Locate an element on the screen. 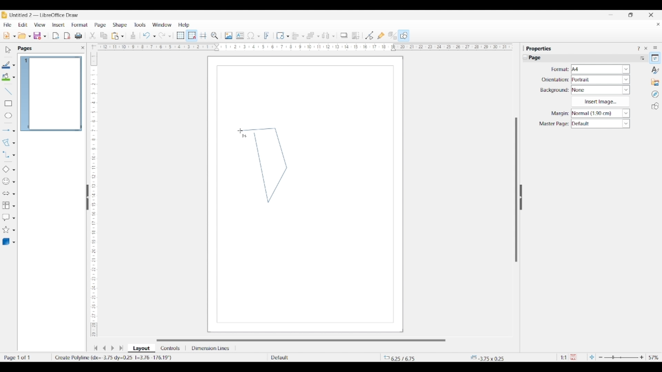 Image resolution: width=662 pixels, height=372 pixels. Zoom in is located at coordinates (642, 357).